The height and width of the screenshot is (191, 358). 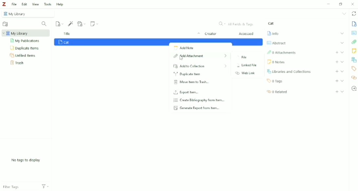 I want to click on Expand section, so click(x=342, y=71).